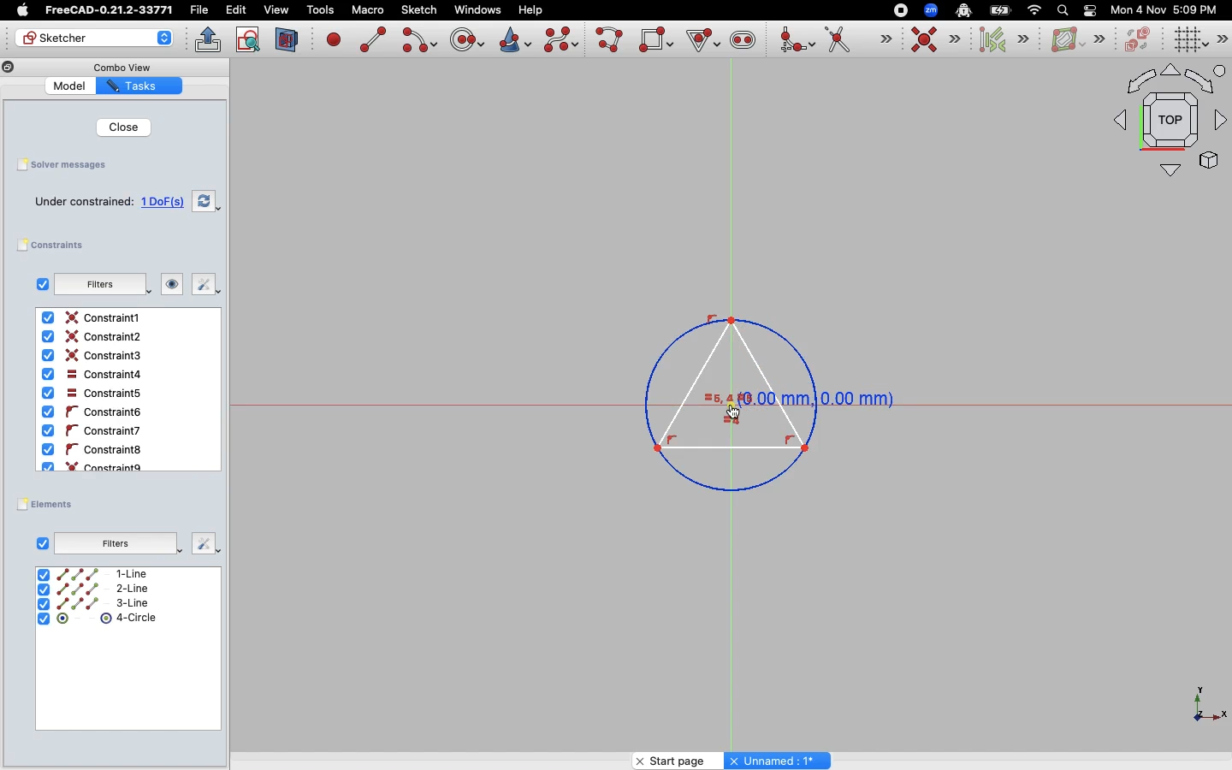 The image size is (1232, 770). Describe the element at coordinates (90, 375) in the screenshot. I see `Constraint4` at that location.